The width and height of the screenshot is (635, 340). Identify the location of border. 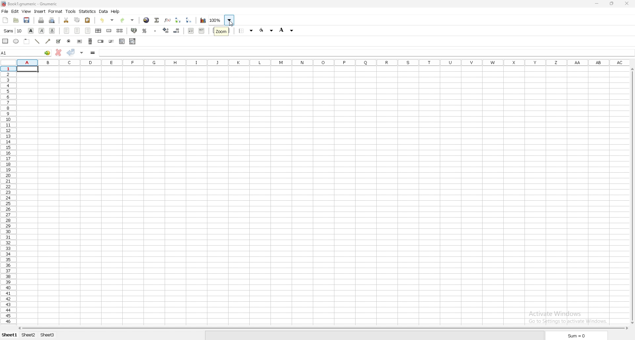
(243, 30).